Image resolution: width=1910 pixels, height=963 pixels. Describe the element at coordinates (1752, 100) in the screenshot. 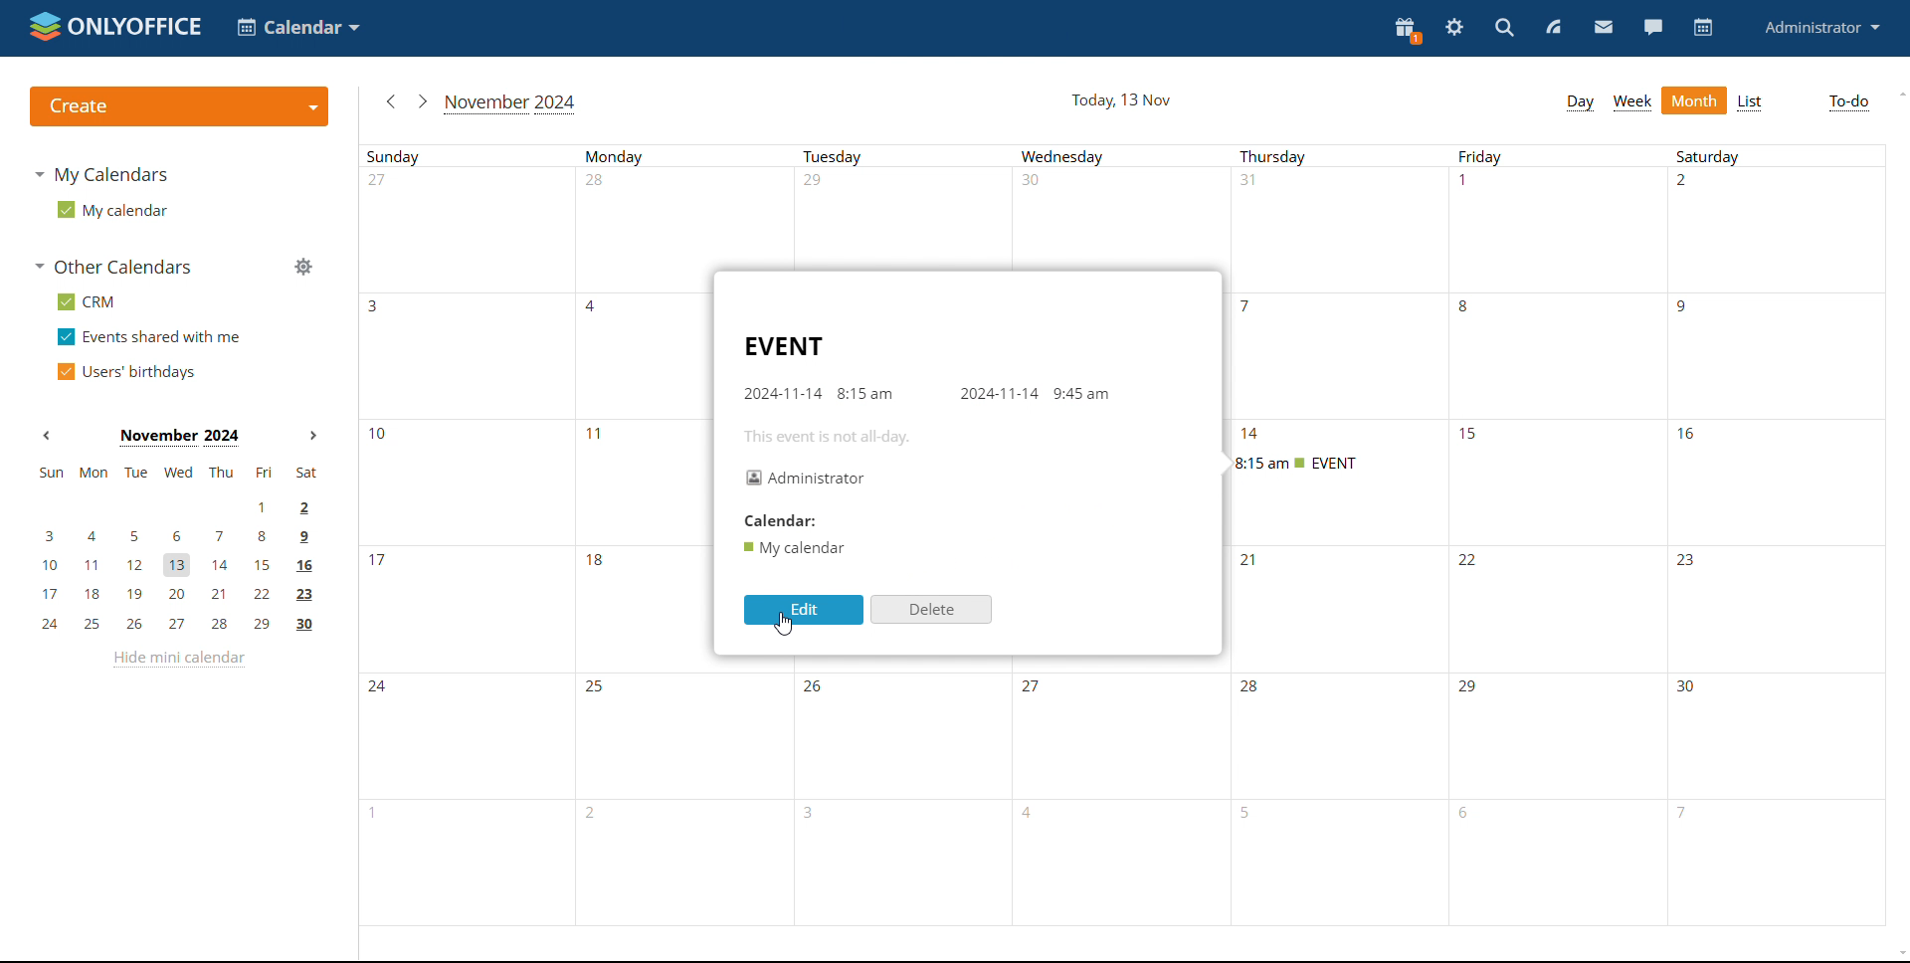

I see `list view` at that location.